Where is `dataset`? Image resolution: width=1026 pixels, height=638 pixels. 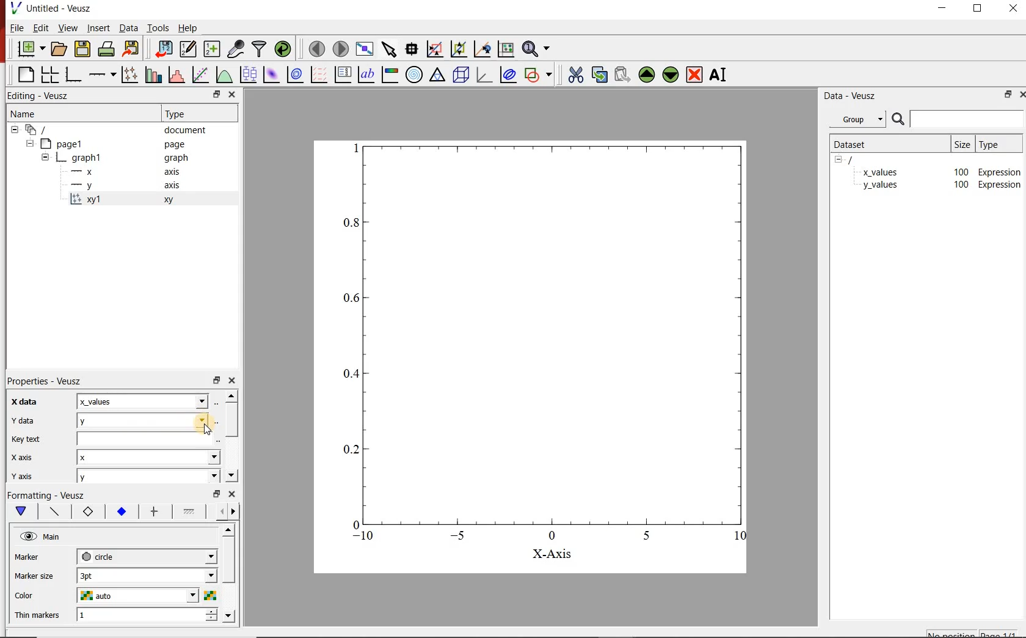 dataset is located at coordinates (859, 144).